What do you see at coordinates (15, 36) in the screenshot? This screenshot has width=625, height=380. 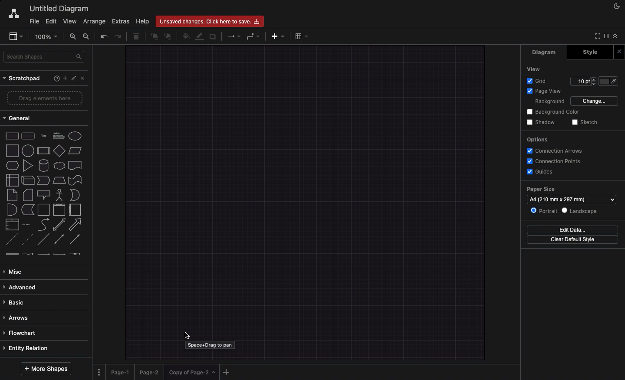 I see `Sidebar` at bounding box center [15, 36].